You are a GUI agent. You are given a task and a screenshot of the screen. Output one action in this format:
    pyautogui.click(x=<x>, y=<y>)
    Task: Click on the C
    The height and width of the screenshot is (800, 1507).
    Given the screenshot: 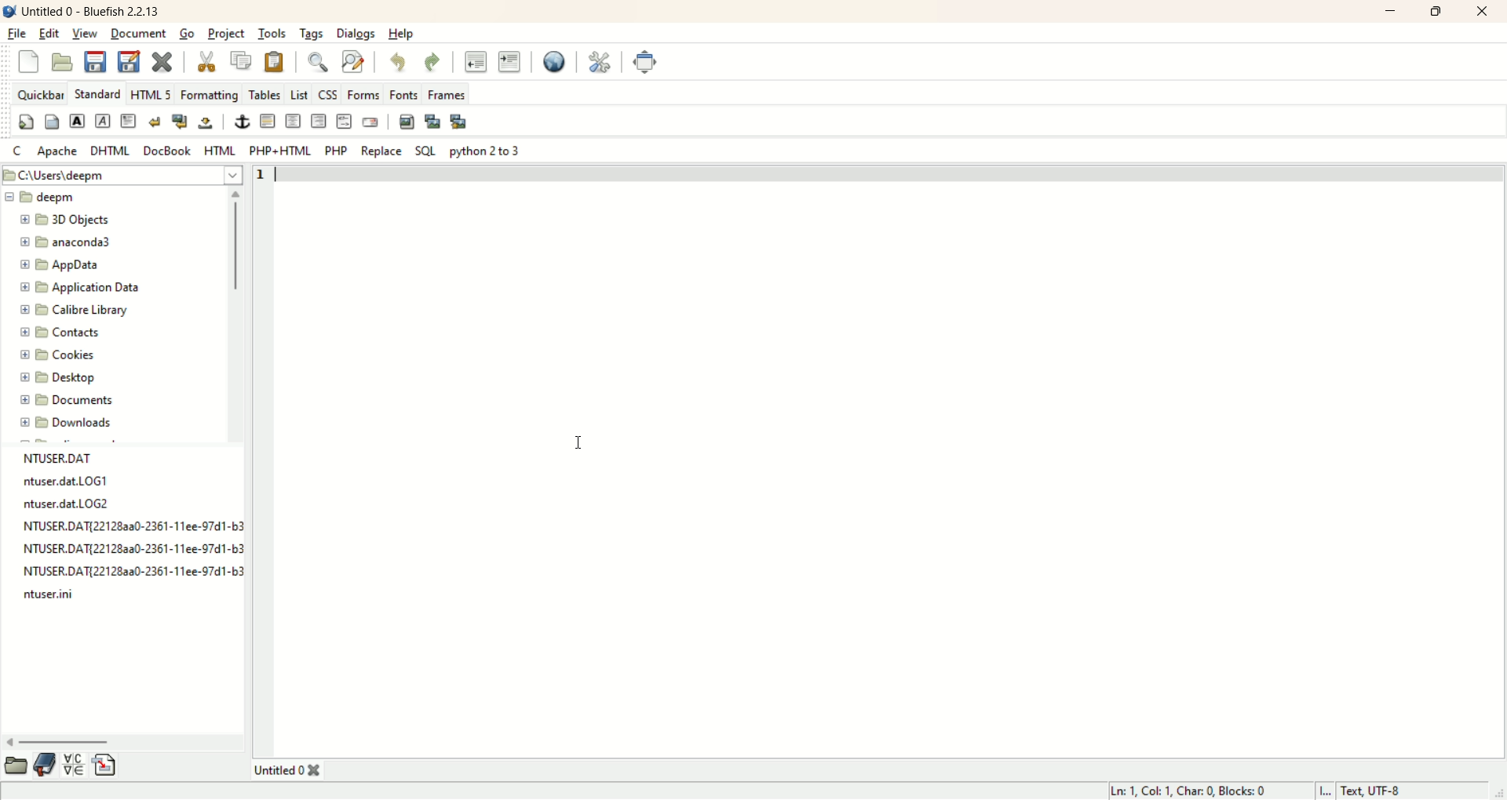 What is the action you would take?
    pyautogui.click(x=19, y=151)
    